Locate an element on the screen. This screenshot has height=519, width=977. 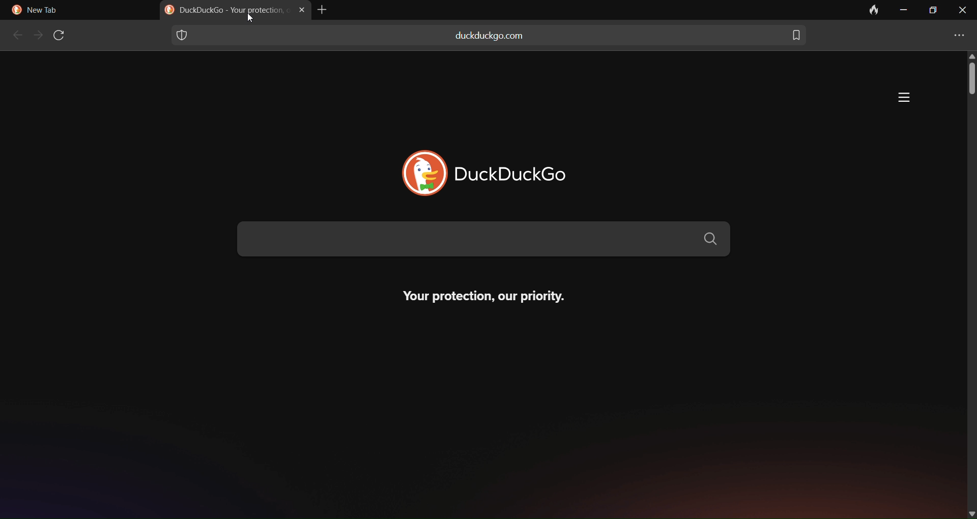
cursor is located at coordinates (251, 18).